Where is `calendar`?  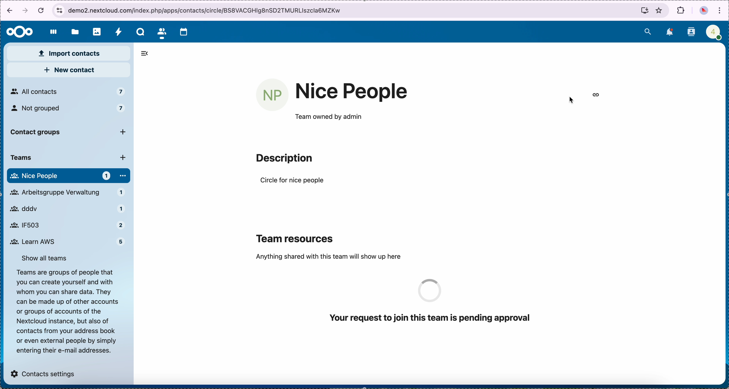
calendar is located at coordinates (186, 31).